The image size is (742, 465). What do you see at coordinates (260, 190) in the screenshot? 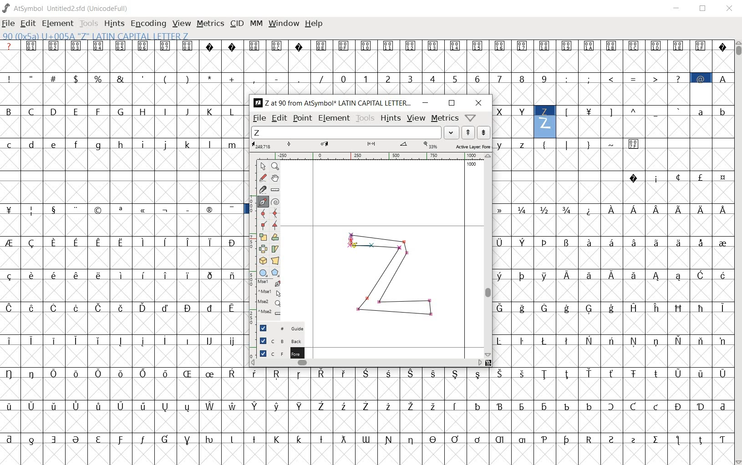
I see `cut splines in two` at bounding box center [260, 190].